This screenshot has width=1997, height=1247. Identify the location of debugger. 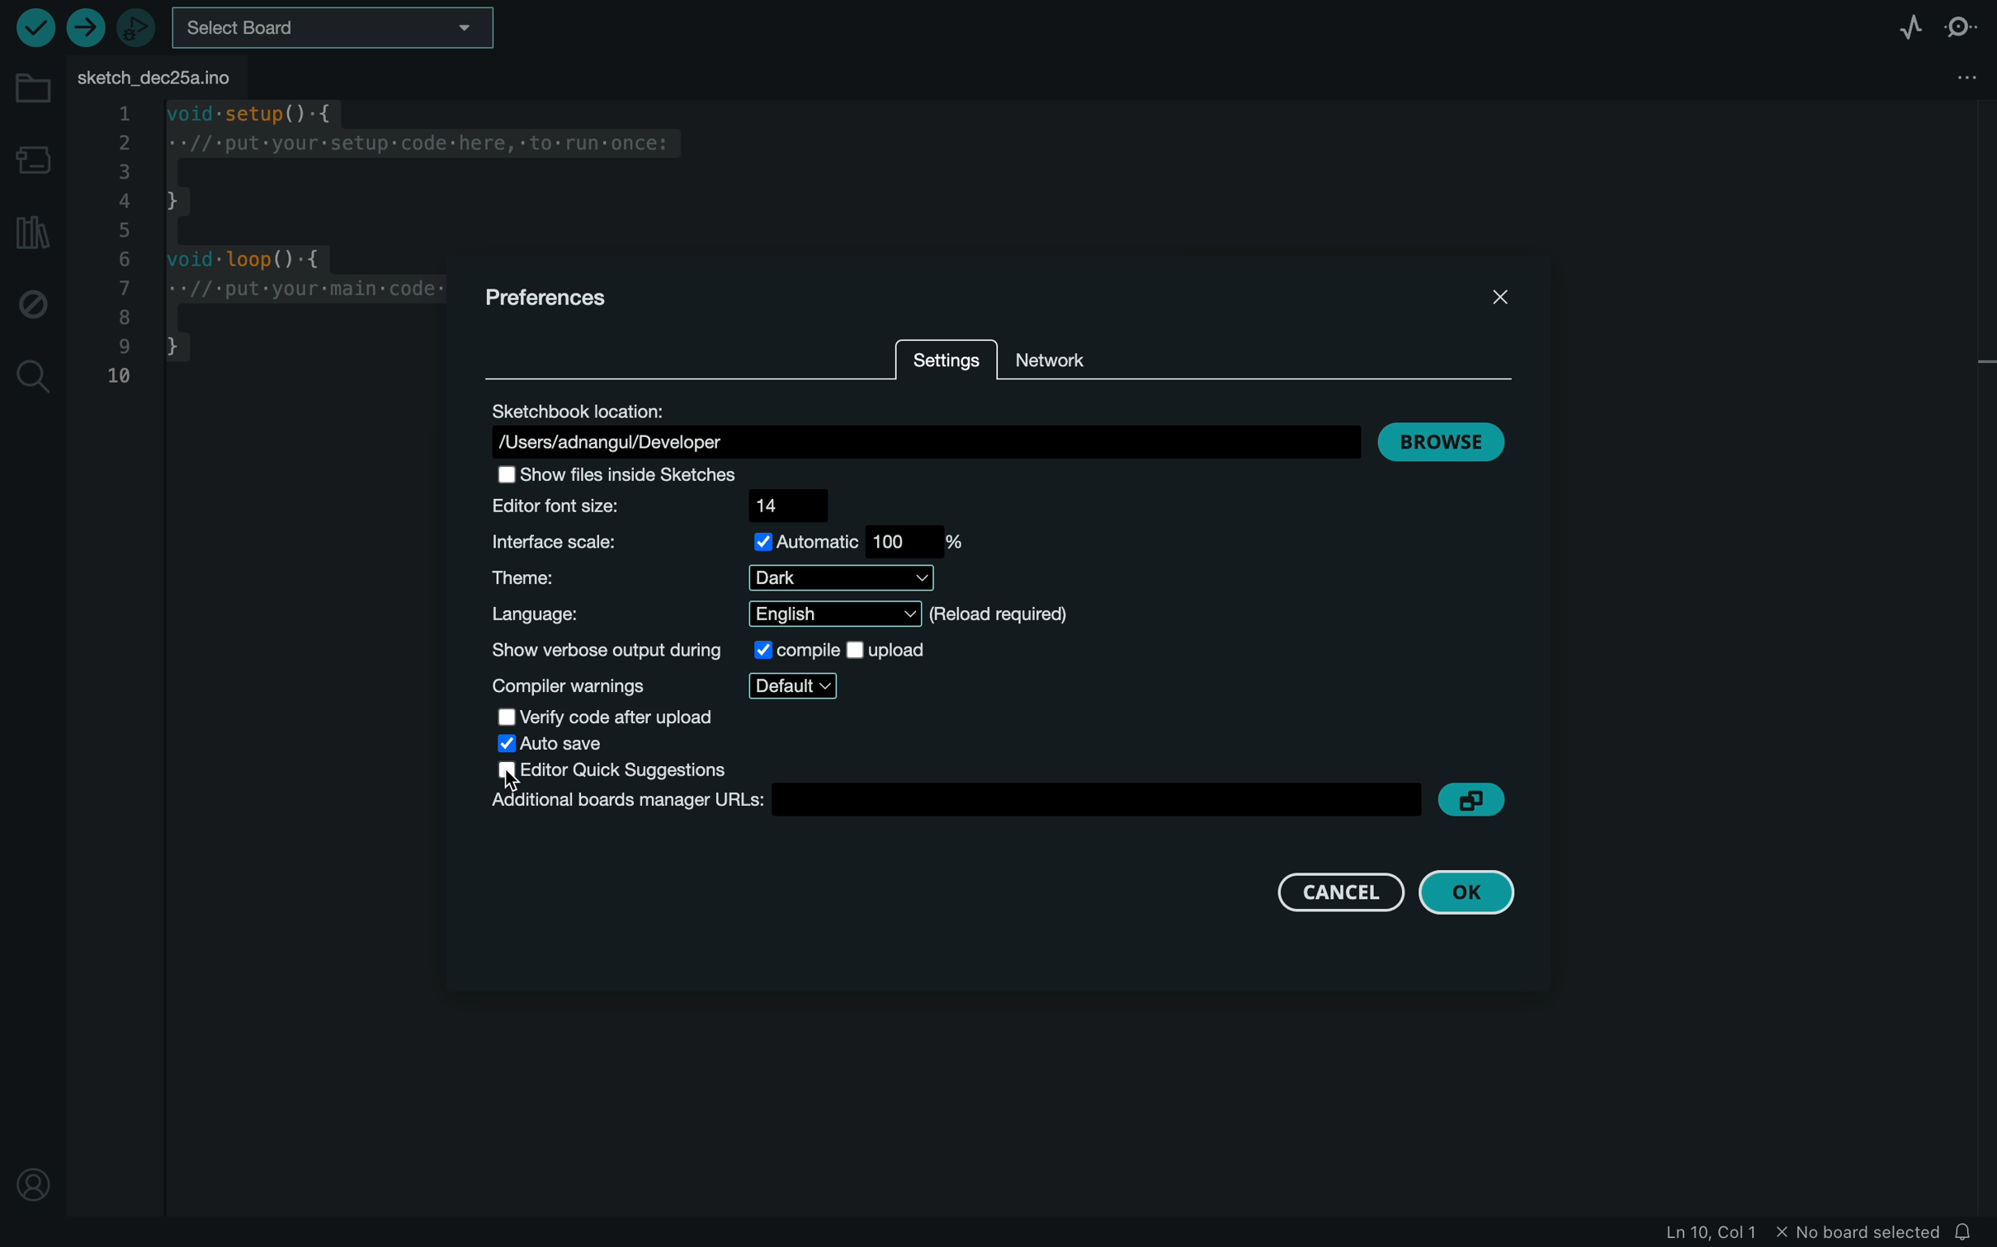
(139, 29).